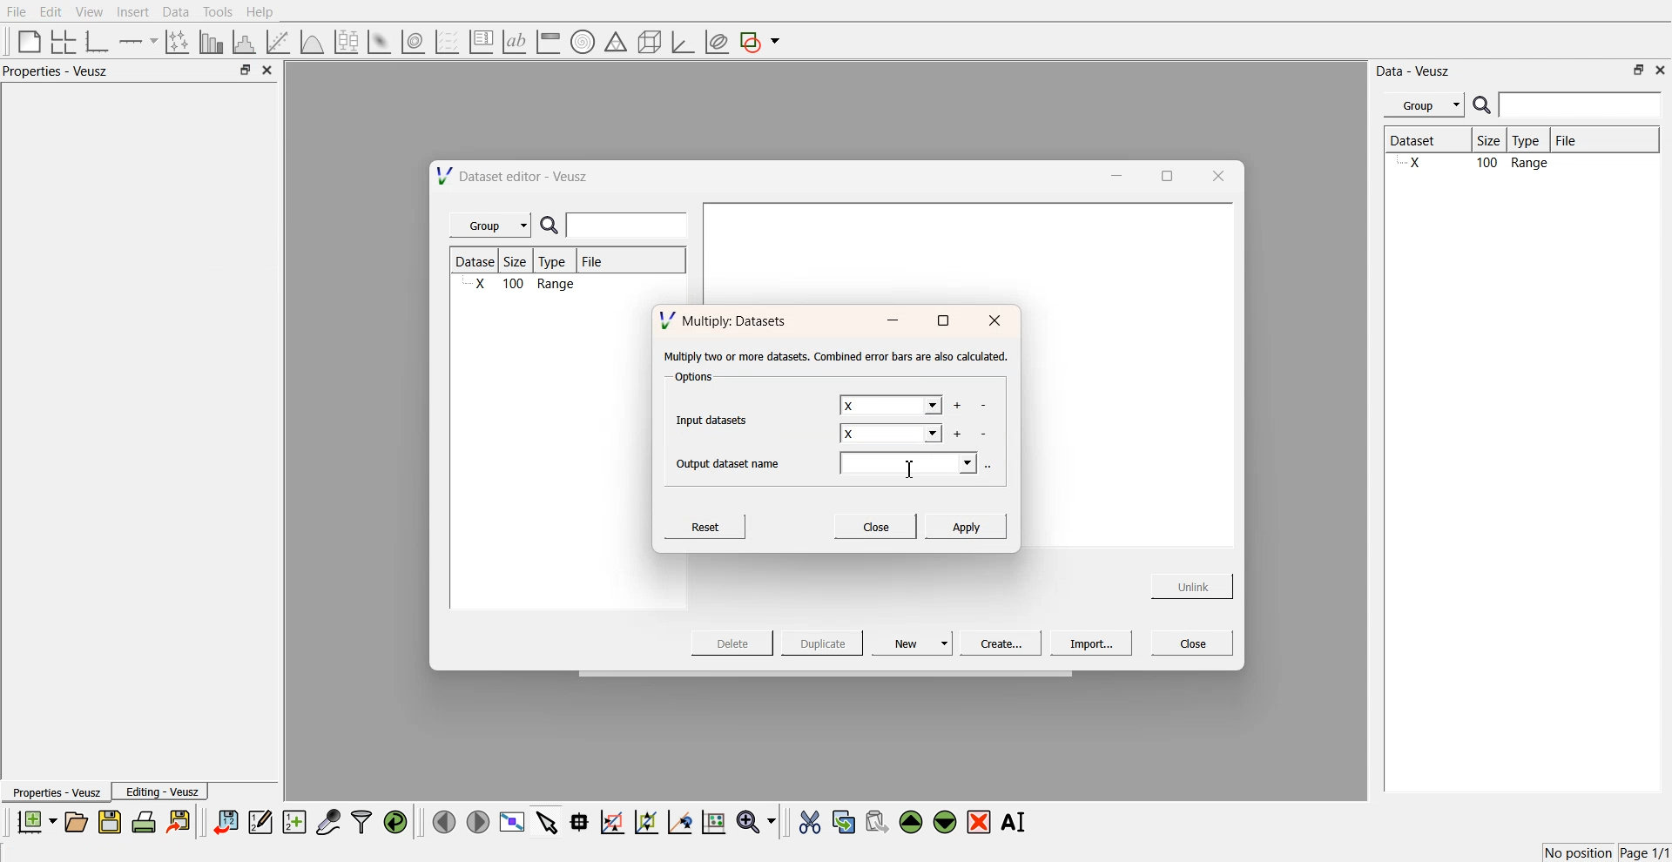 The height and width of the screenshot is (862, 1672). Describe the element at coordinates (360, 822) in the screenshot. I see `filters` at that location.